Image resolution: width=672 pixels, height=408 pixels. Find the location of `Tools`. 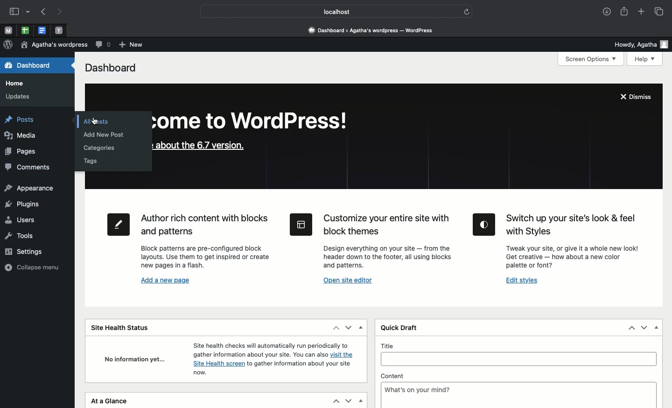

Tools is located at coordinates (21, 235).